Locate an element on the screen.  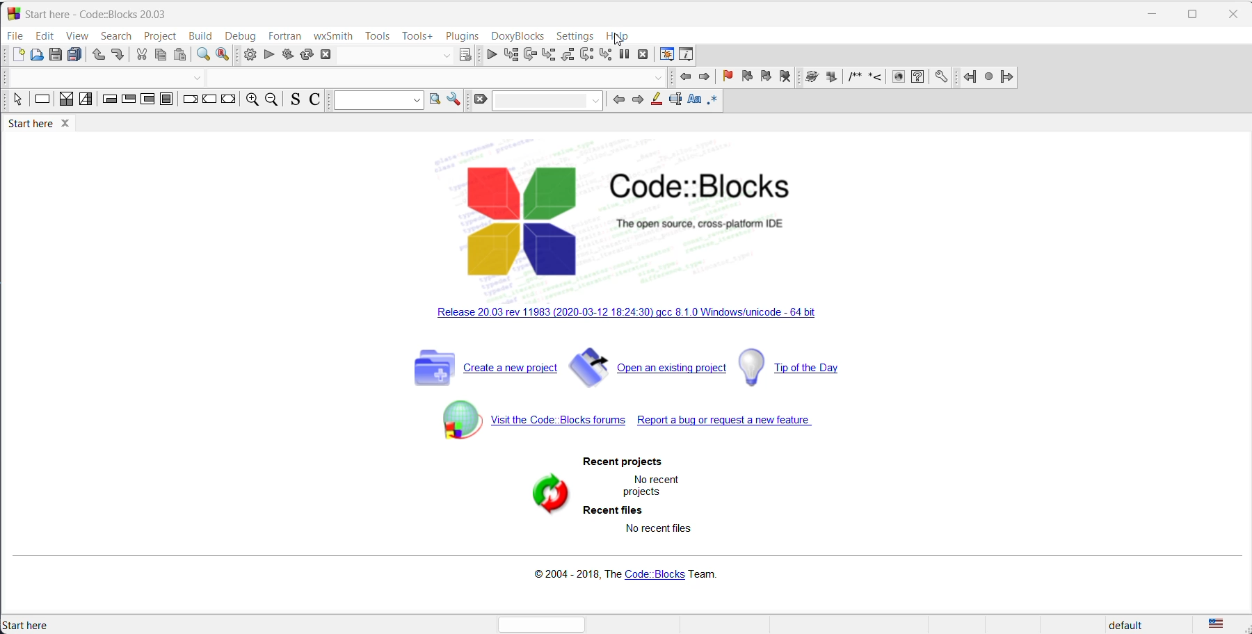
run to cursor is located at coordinates (530, 55).